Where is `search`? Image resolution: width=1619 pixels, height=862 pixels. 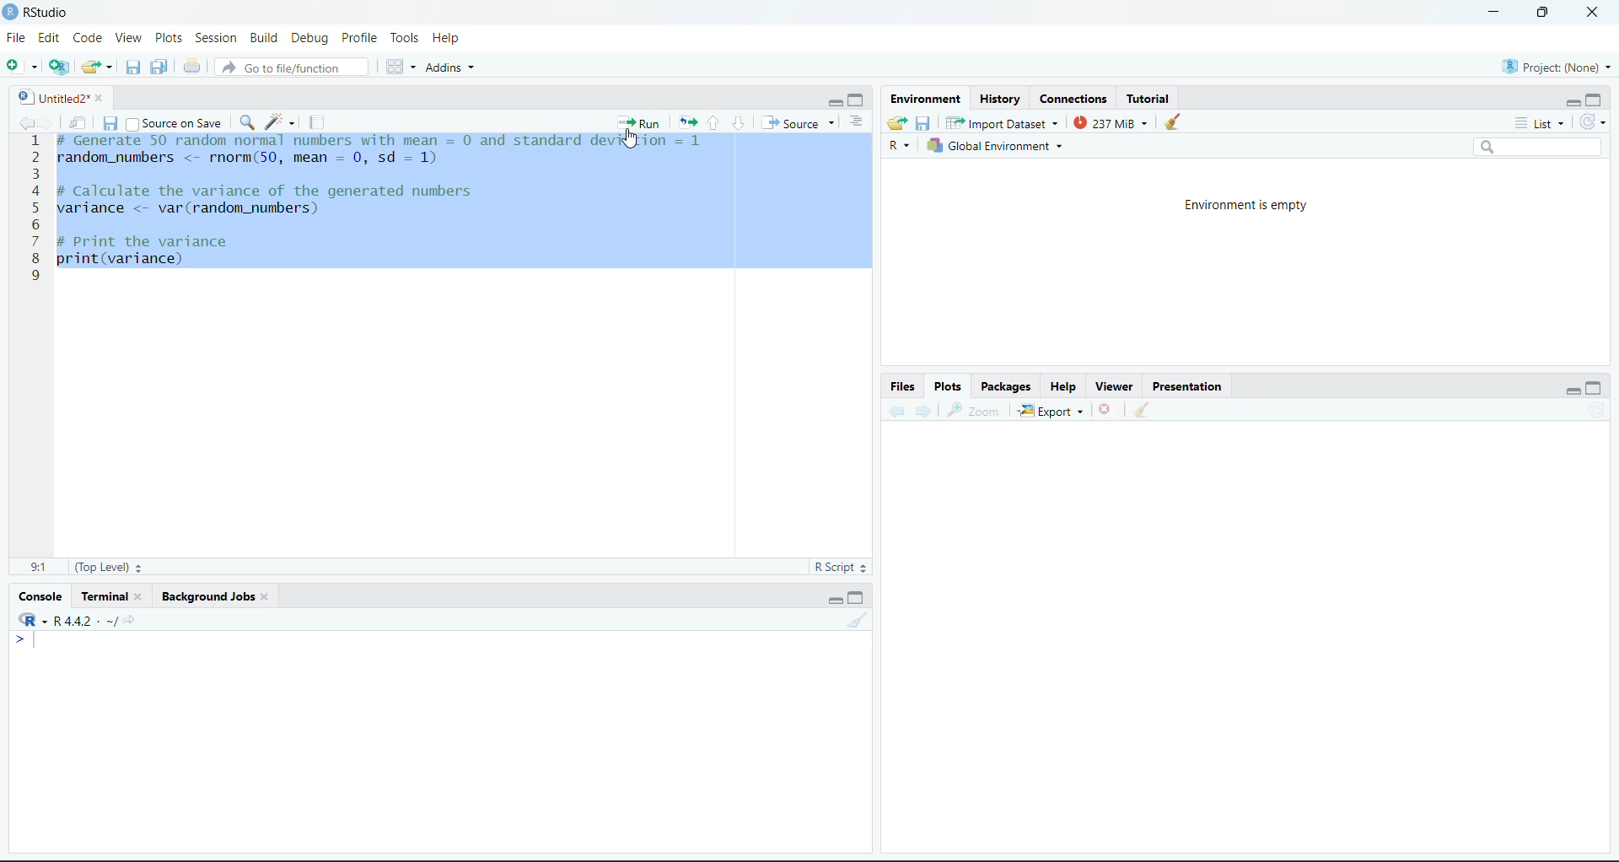
search is located at coordinates (246, 122).